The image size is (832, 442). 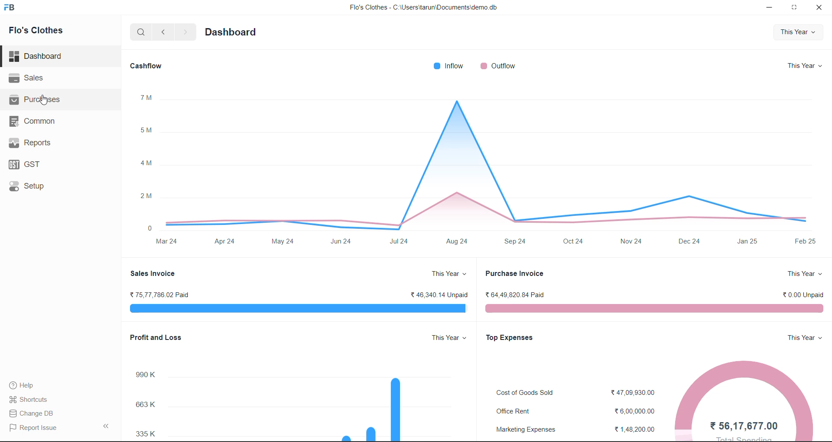 What do you see at coordinates (32, 142) in the screenshot?
I see `, Reports` at bounding box center [32, 142].